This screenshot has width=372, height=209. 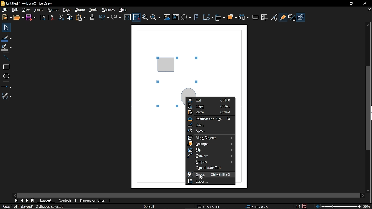 I want to click on Clone, so click(x=92, y=18).